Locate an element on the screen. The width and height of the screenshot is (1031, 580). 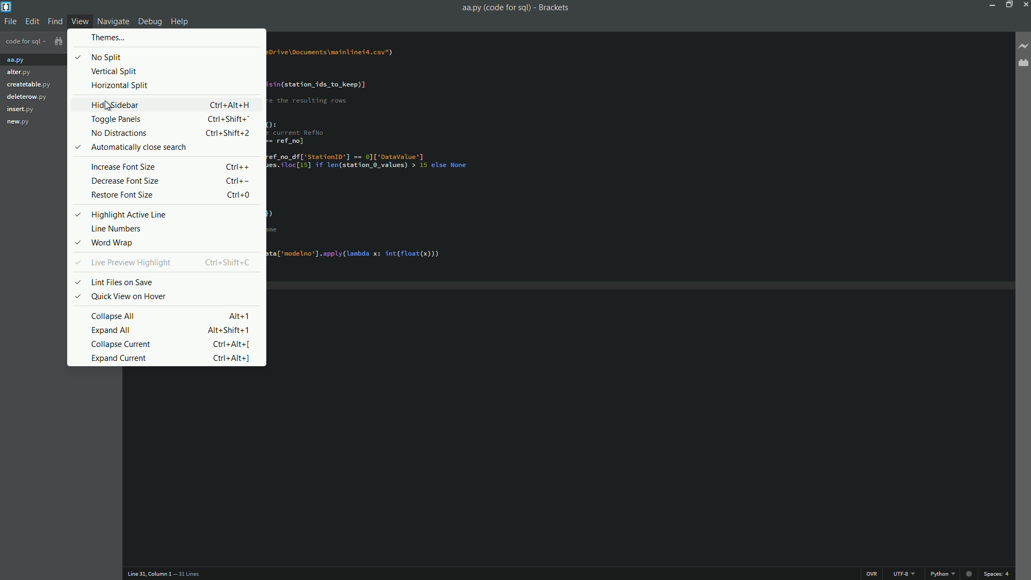
change file format button is located at coordinates (943, 574).